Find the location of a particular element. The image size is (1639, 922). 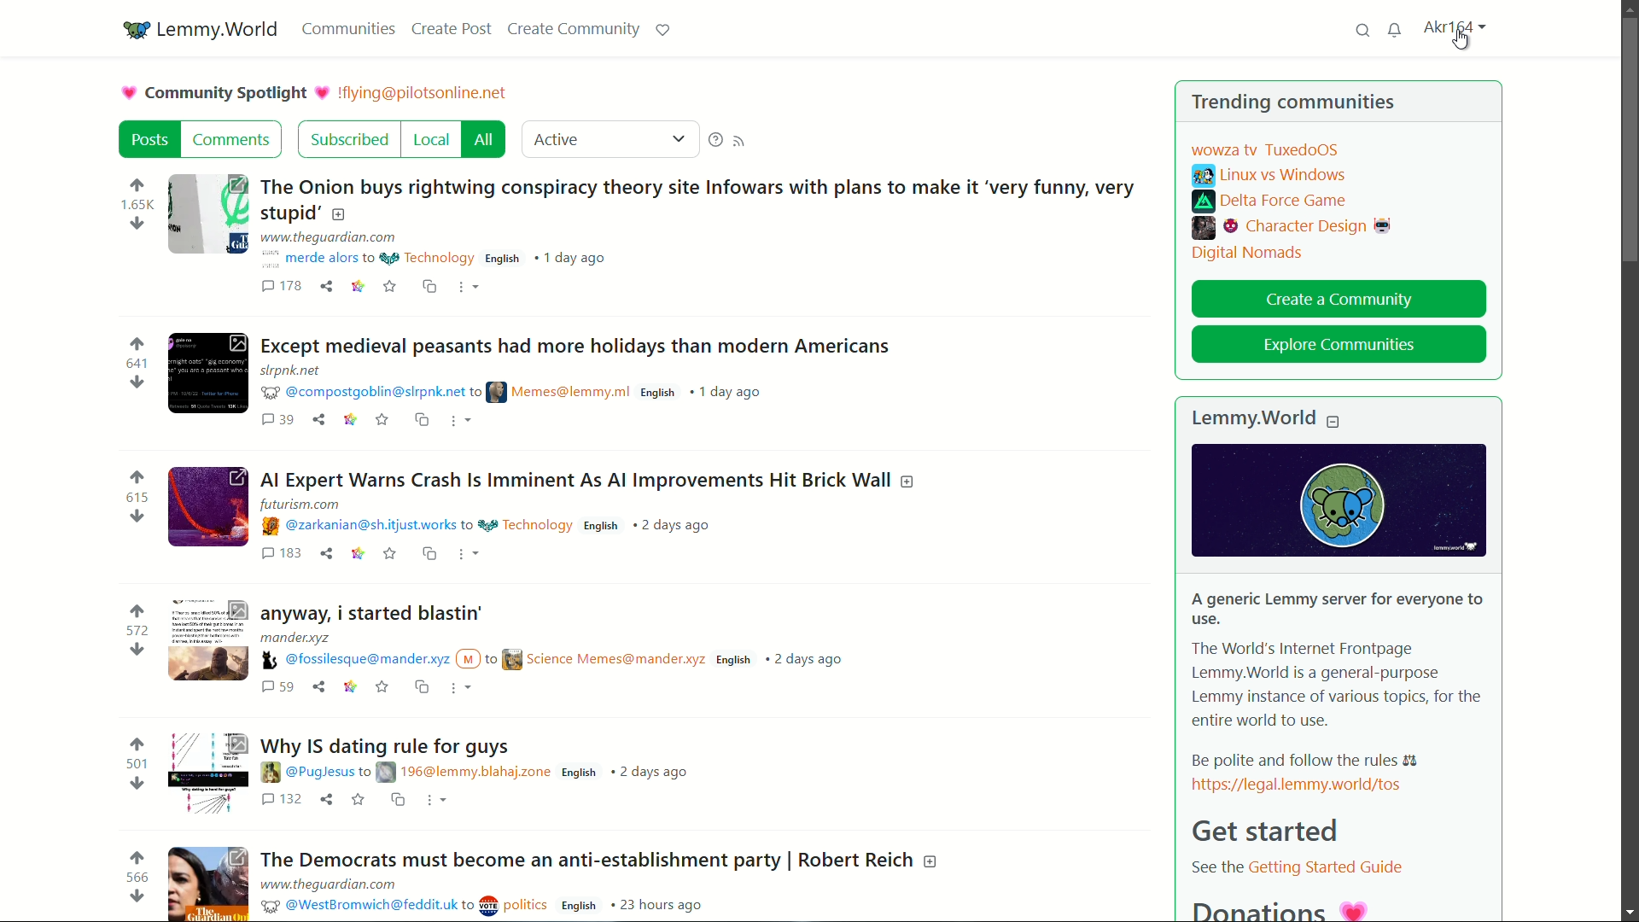

save is located at coordinates (356, 798).